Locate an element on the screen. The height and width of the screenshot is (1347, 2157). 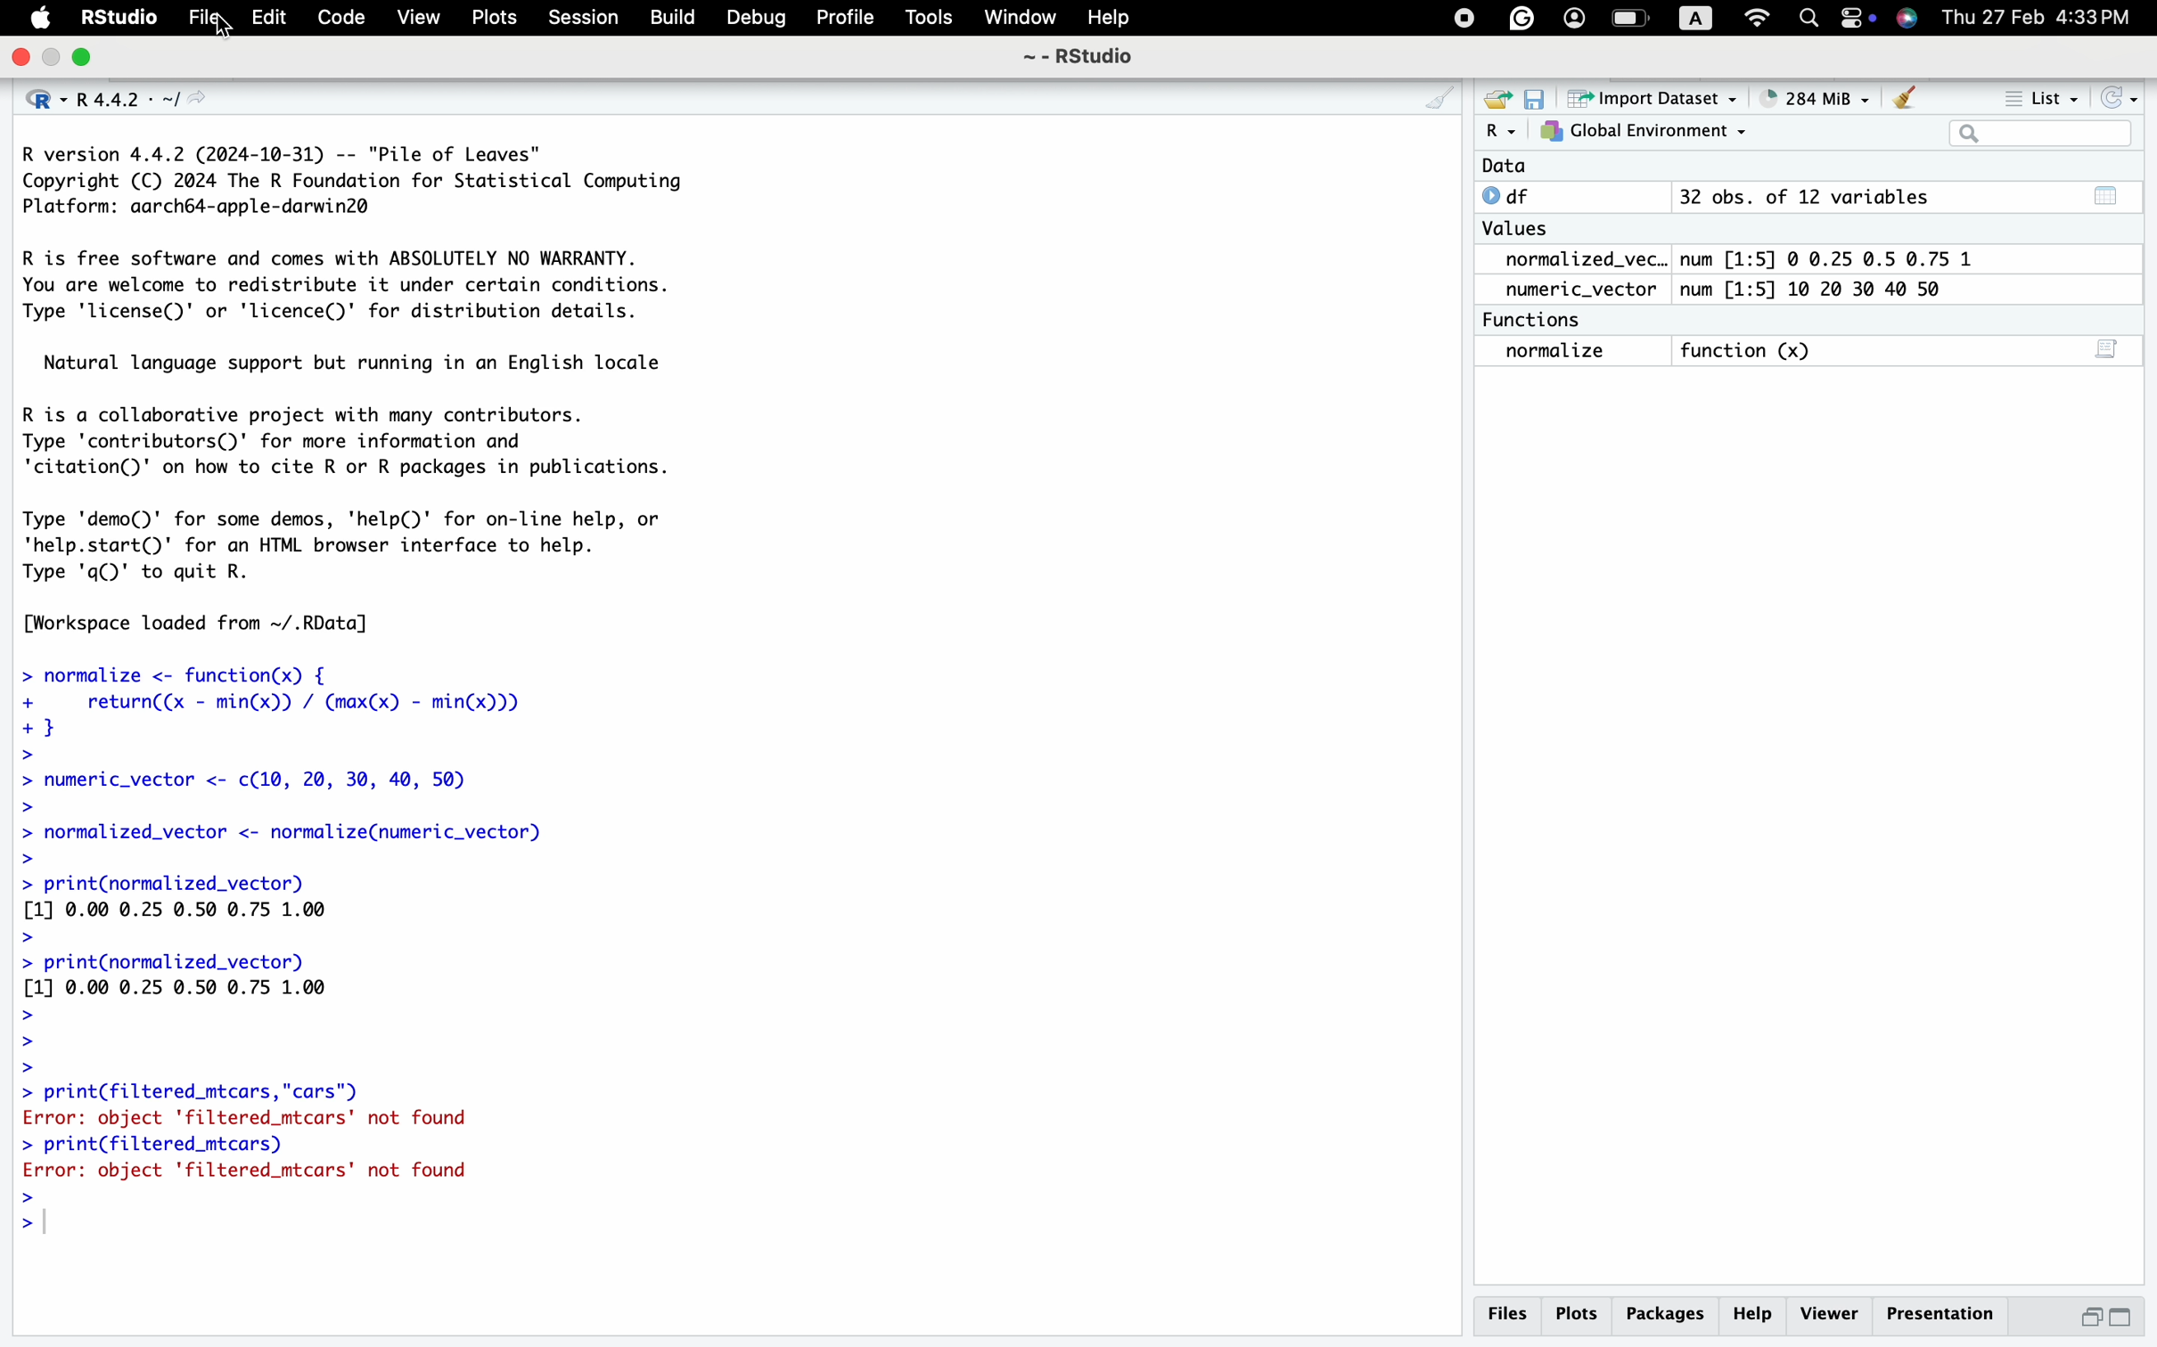
Build is located at coordinates (676, 19).